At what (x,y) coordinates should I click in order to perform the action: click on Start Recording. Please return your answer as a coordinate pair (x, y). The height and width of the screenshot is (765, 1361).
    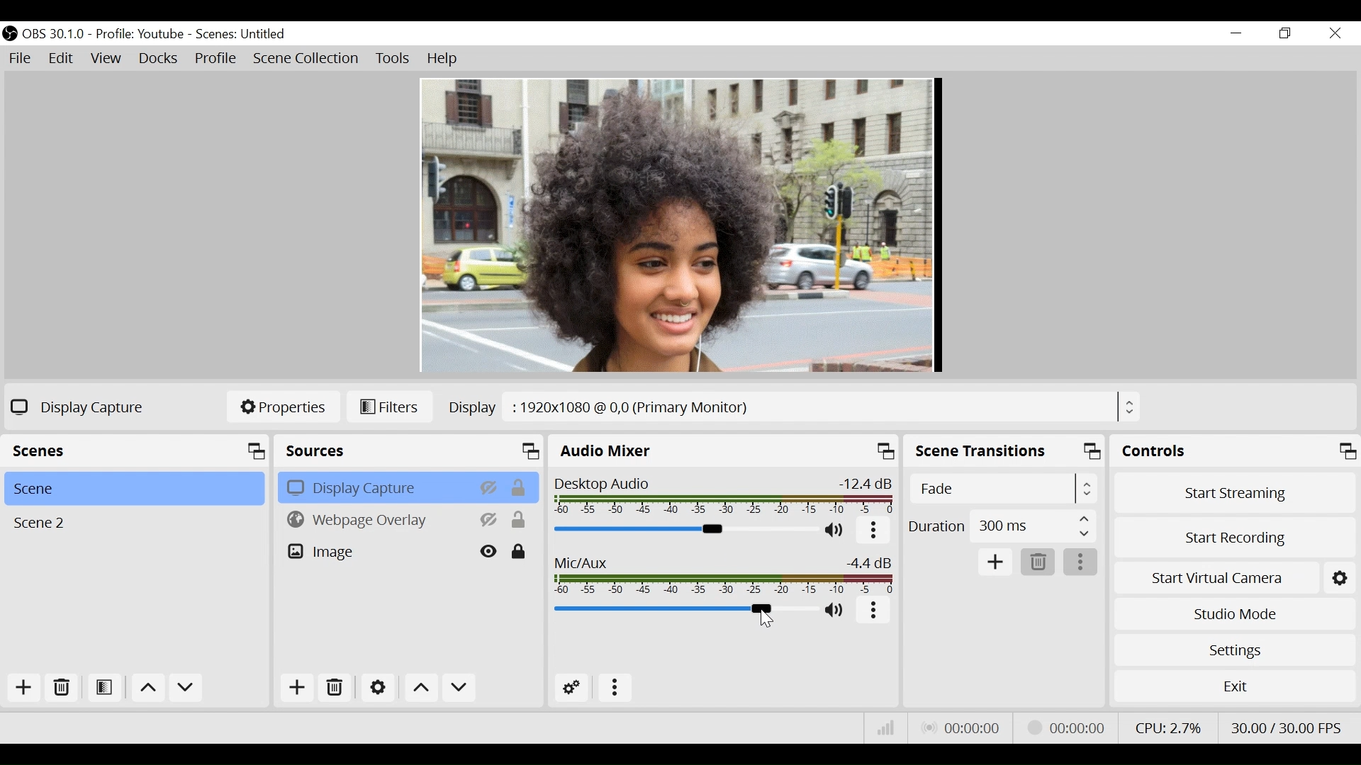
    Looking at the image, I should click on (1232, 540).